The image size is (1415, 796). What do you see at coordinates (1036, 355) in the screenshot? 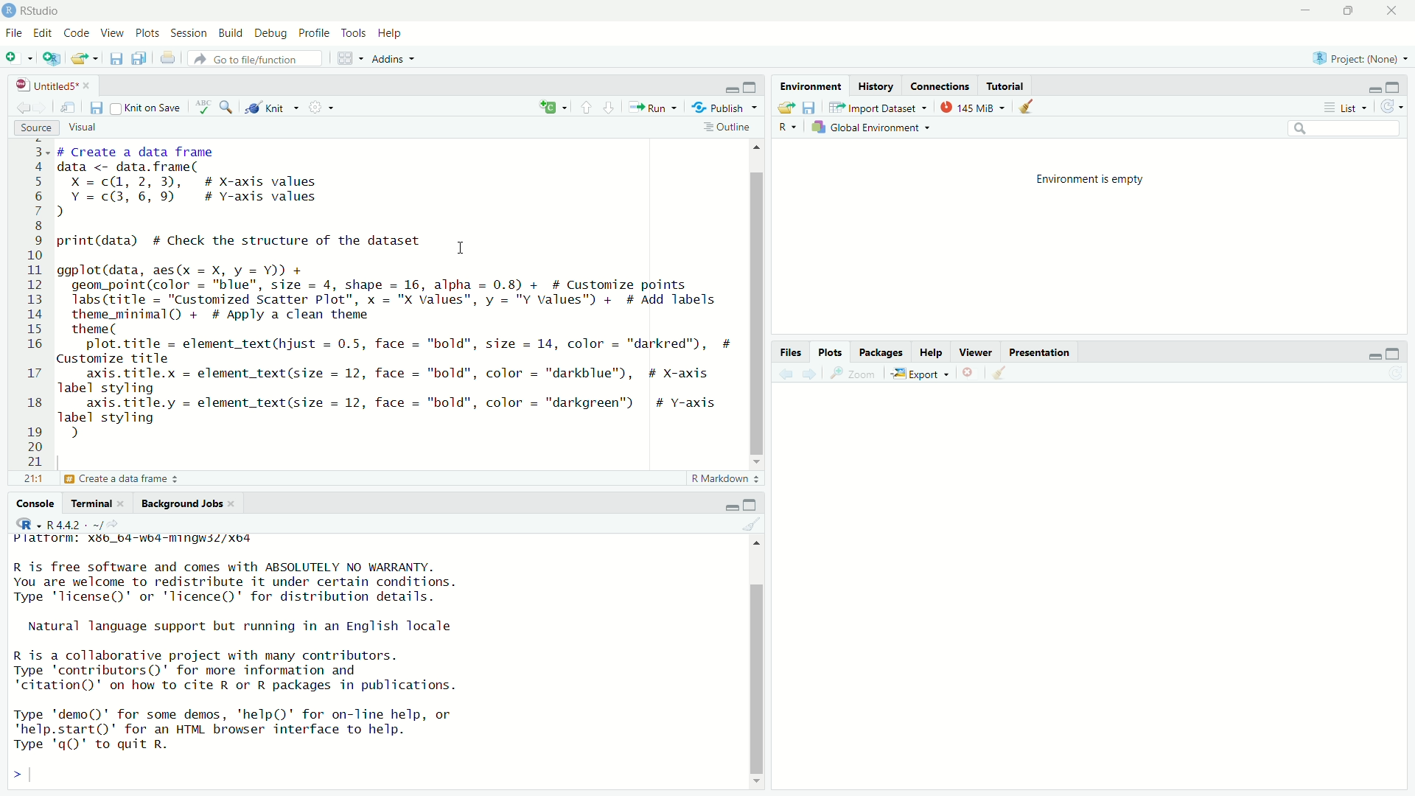
I see `Presentation` at bounding box center [1036, 355].